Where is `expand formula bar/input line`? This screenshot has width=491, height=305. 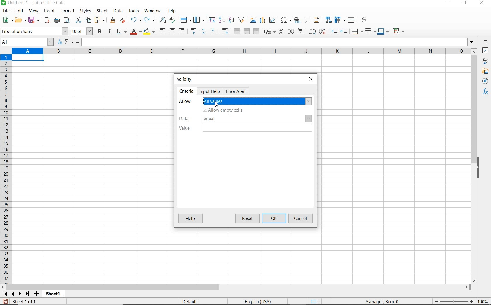 expand formula bar/input line is located at coordinates (273, 42).